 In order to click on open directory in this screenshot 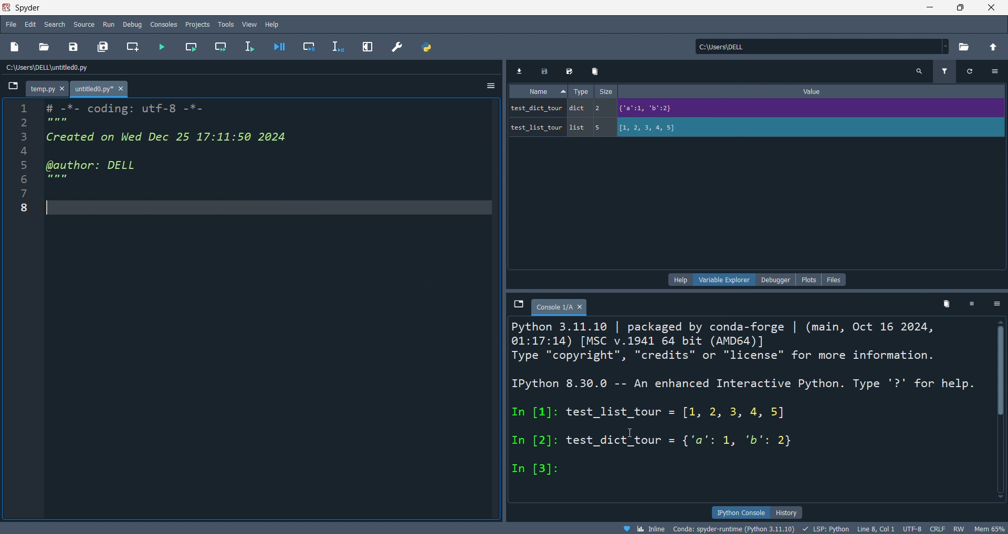, I will do `click(993, 47)`.